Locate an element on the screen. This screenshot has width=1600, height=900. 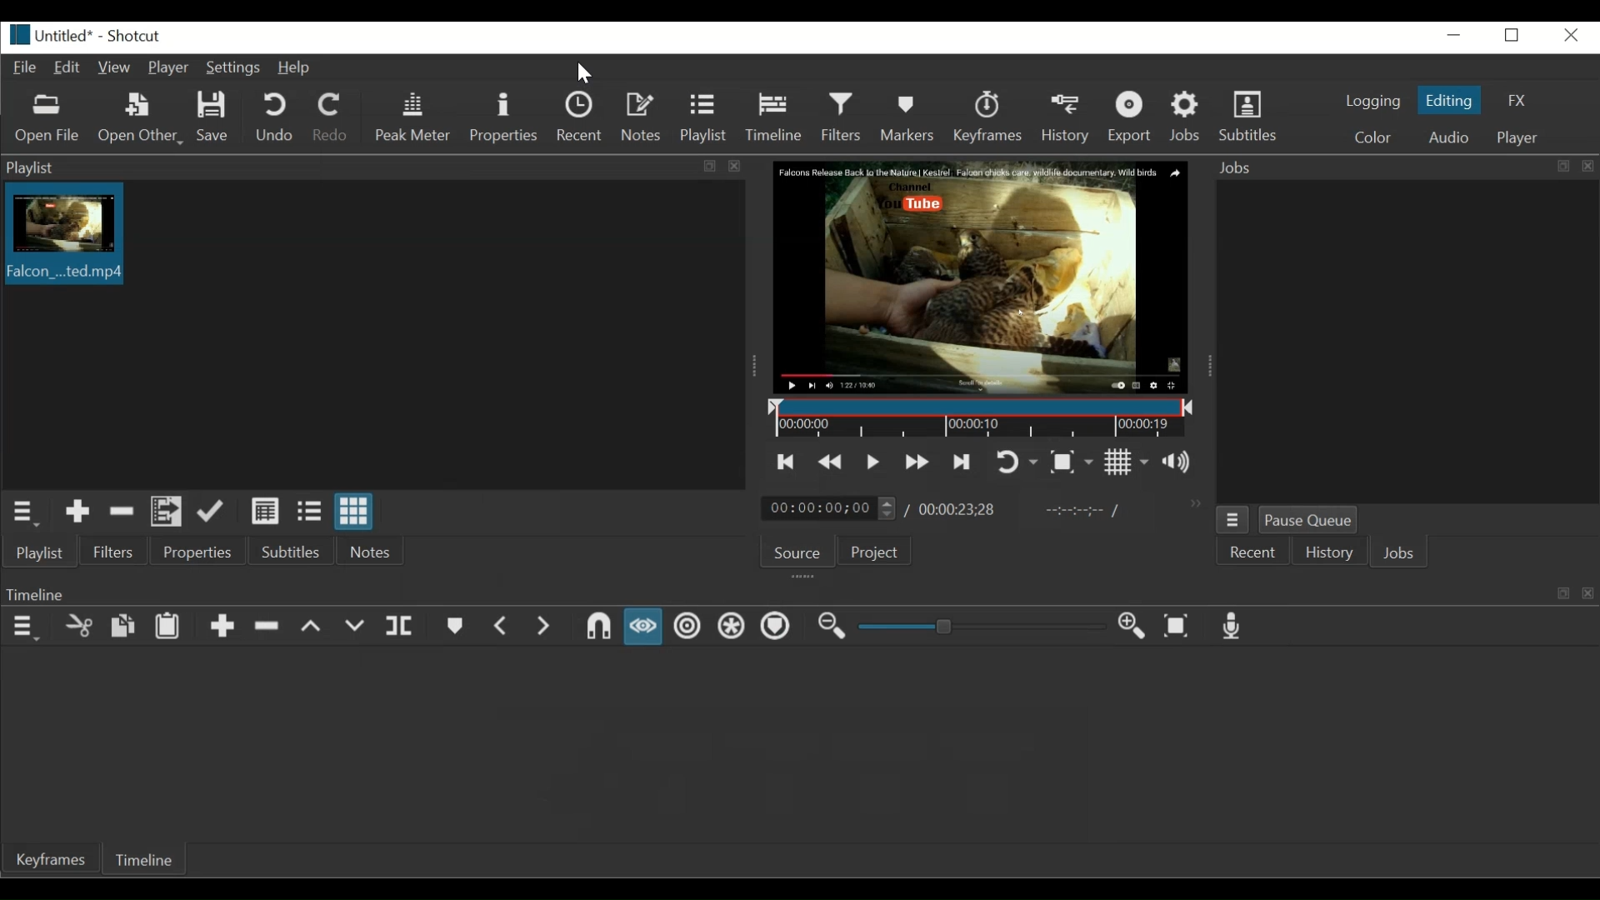
Jobs panel is located at coordinates (1404, 340).